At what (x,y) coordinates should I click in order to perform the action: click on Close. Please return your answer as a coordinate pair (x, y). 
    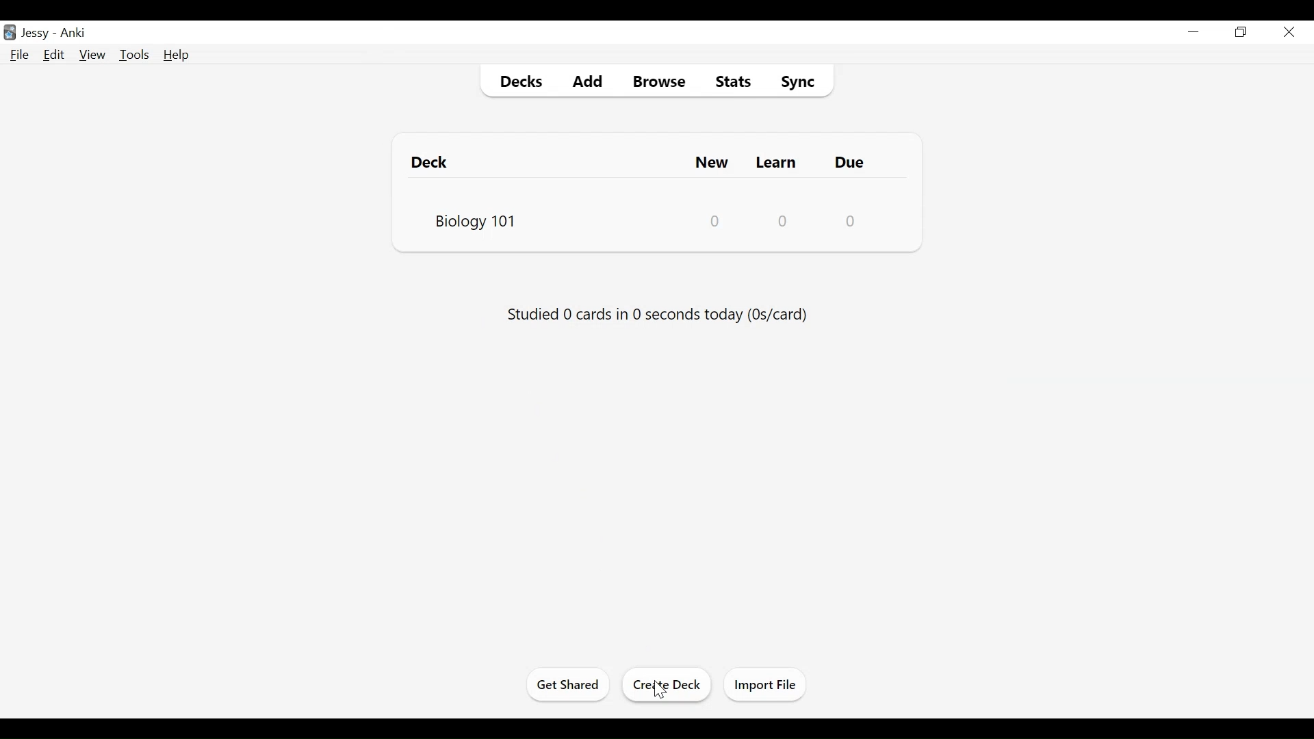
    Looking at the image, I should click on (1289, 32).